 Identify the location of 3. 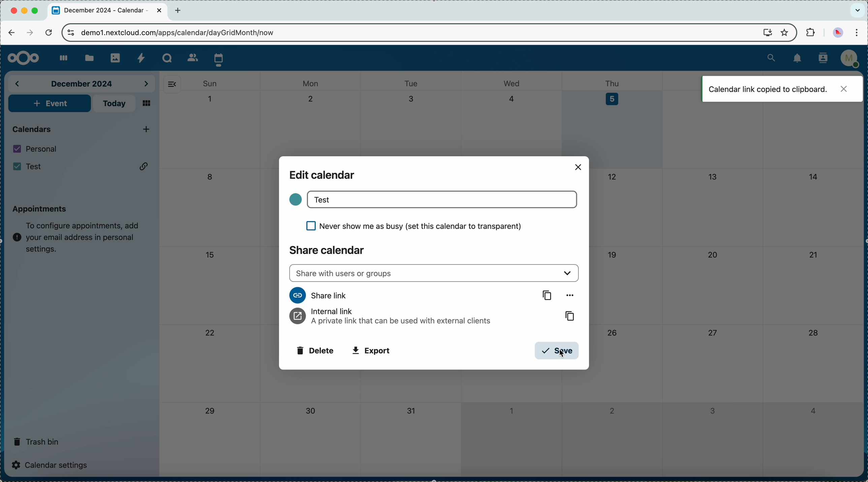
(412, 99).